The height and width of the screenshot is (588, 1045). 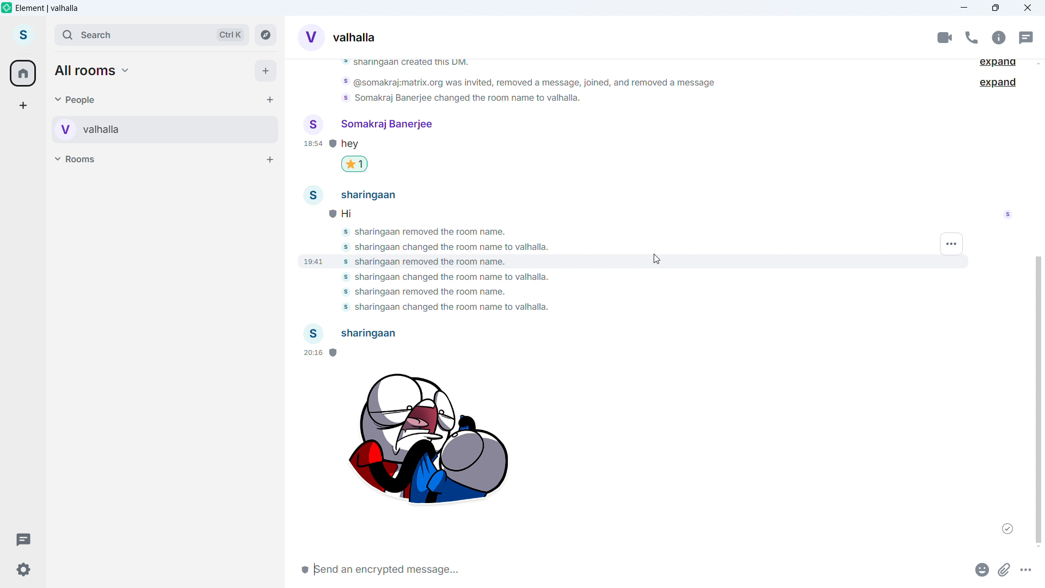 What do you see at coordinates (23, 36) in the screenshot?
I see `account` at bounding box center [23, 36].